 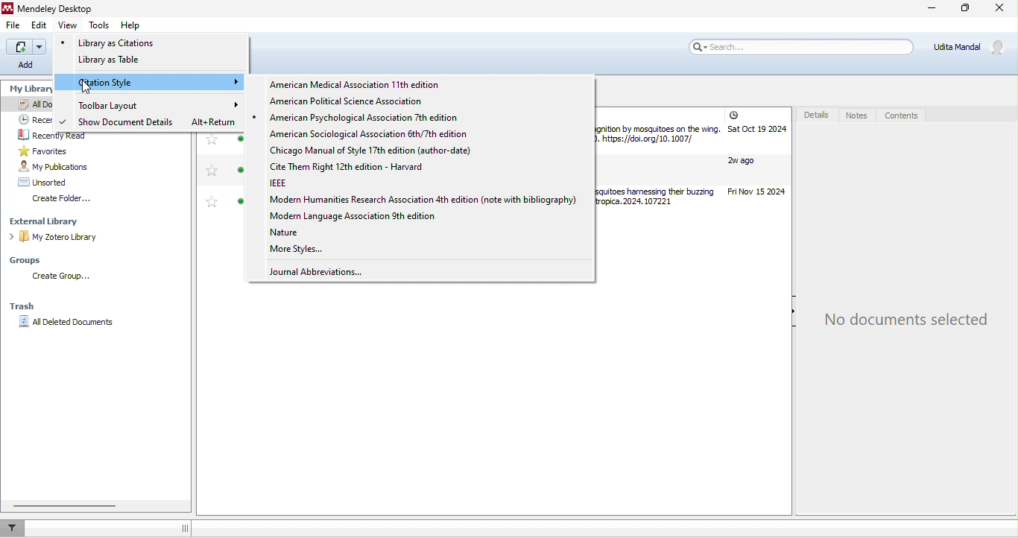 What do you see at coordinates (376, 135) in the screenshot?
I see `Amerncan Sociological Association 6th/ 7th edition` at bounding box center [376, 135].